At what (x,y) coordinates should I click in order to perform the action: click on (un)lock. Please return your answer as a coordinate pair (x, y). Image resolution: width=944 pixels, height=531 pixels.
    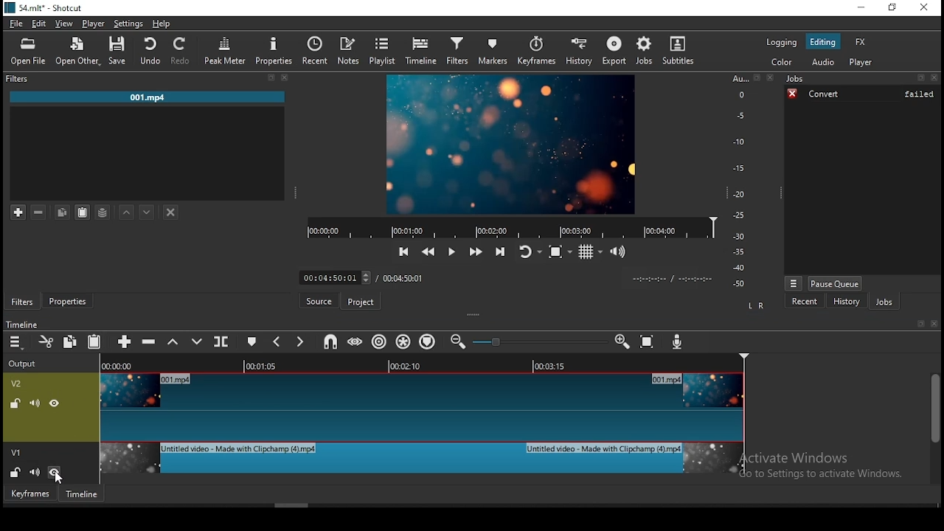
    Looking at the image, I should click on (13, 403).